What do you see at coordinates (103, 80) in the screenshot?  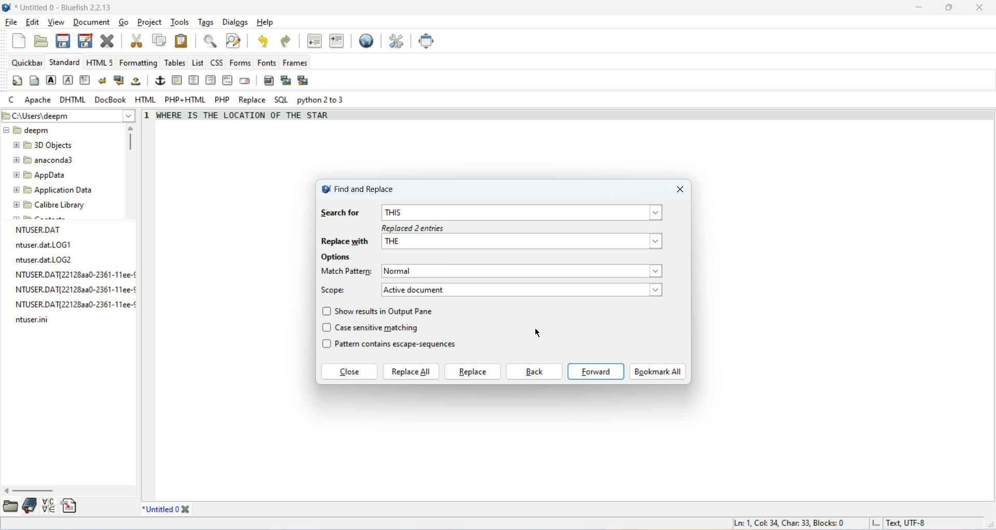 I see `break` at bounding box center [103, 80].